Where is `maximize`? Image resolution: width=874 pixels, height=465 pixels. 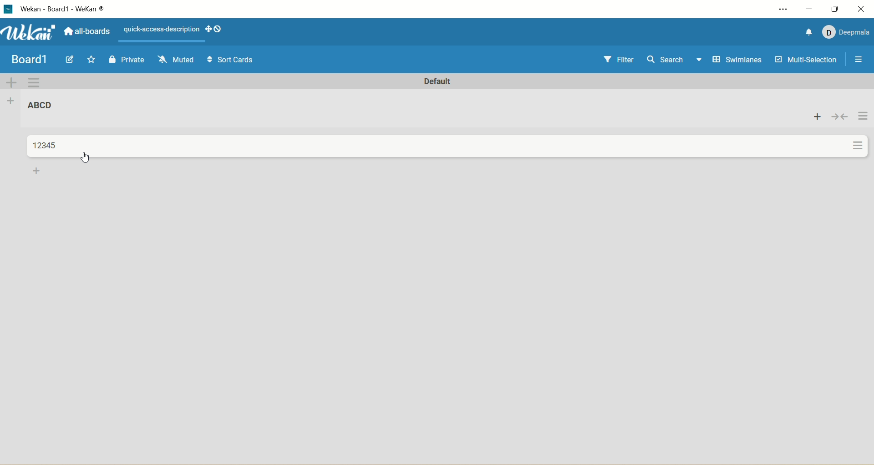 maximize is located at coordinates (836, 9).